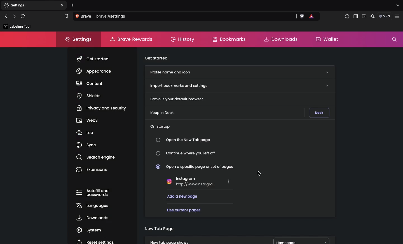 The height and width of the screenshot is (244, 403). What do you see at coordinates (89, 95) in the screenshot?
I see `Shields` at bounding box center [89, 95].